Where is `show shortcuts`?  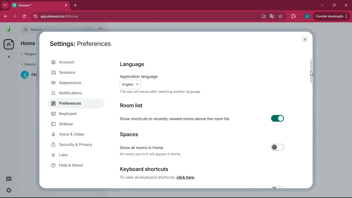 show shortcuts is located at coordinates (204, 118).